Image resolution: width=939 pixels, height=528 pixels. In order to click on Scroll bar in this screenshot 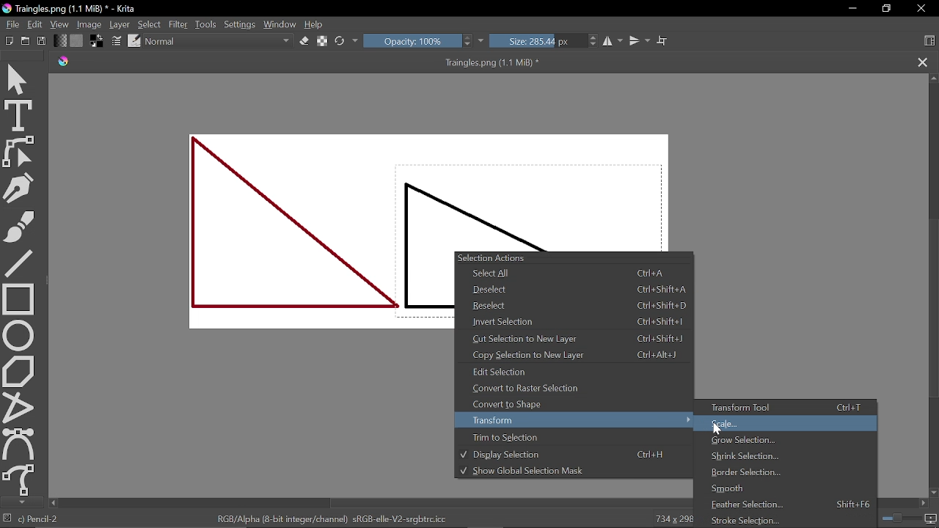, I will do `click(364, 503)`.